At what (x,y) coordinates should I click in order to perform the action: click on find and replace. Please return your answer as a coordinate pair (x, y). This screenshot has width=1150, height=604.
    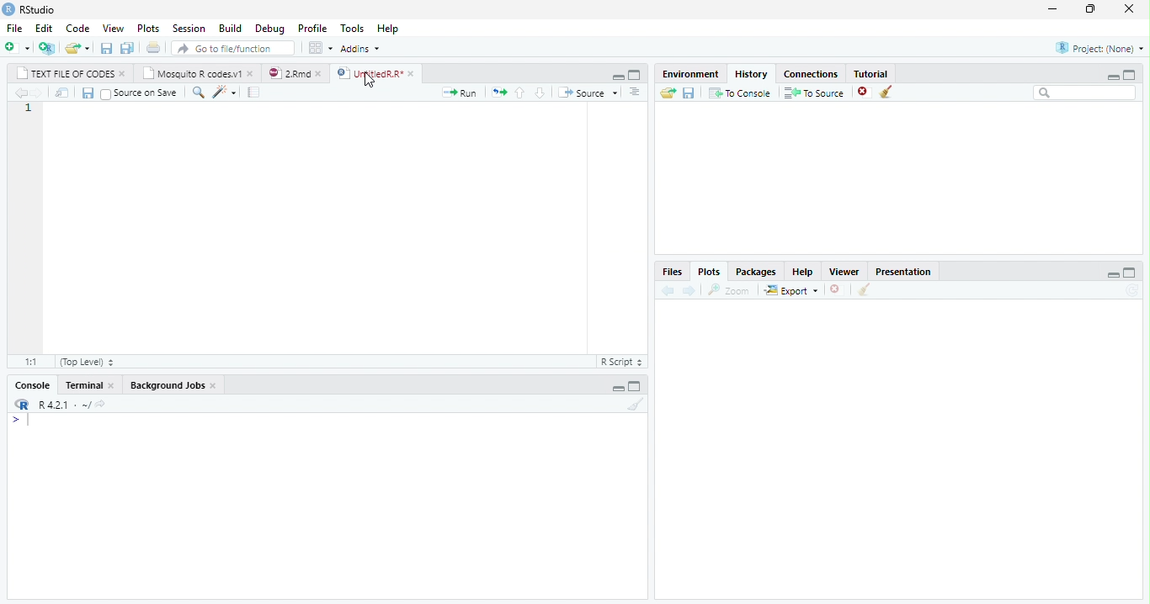
    Looking at the image, I should click on (197, 92).